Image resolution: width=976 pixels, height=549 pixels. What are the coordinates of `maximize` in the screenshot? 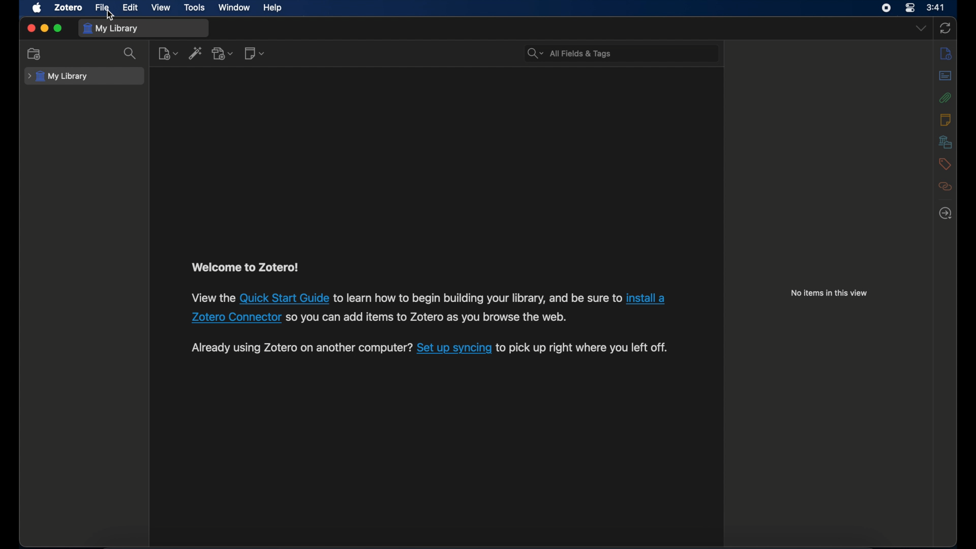 It's located at (58, 28).